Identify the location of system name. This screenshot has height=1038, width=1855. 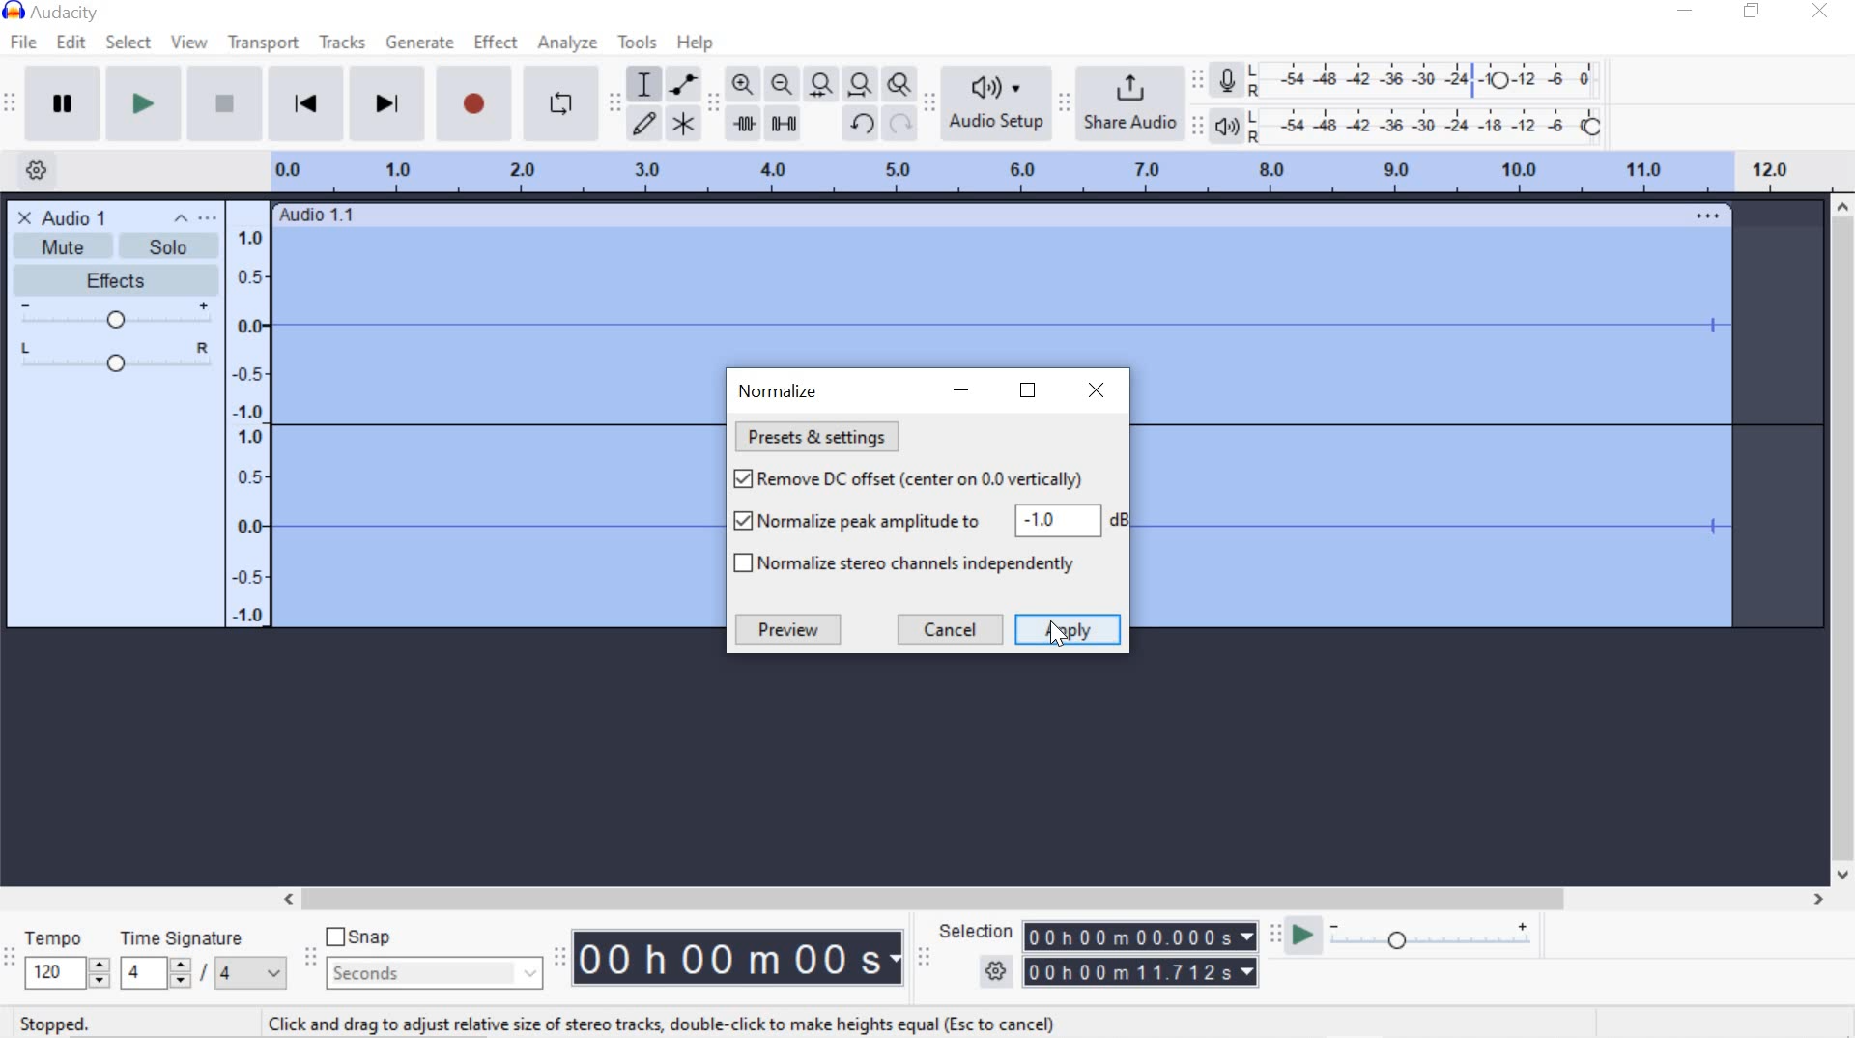
(50, 13).